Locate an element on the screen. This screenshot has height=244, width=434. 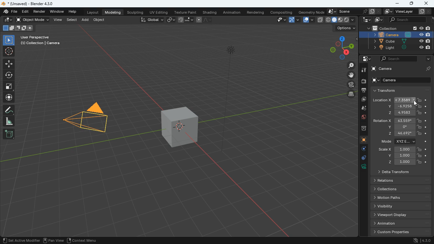
z is located at coordinates (405, 163).